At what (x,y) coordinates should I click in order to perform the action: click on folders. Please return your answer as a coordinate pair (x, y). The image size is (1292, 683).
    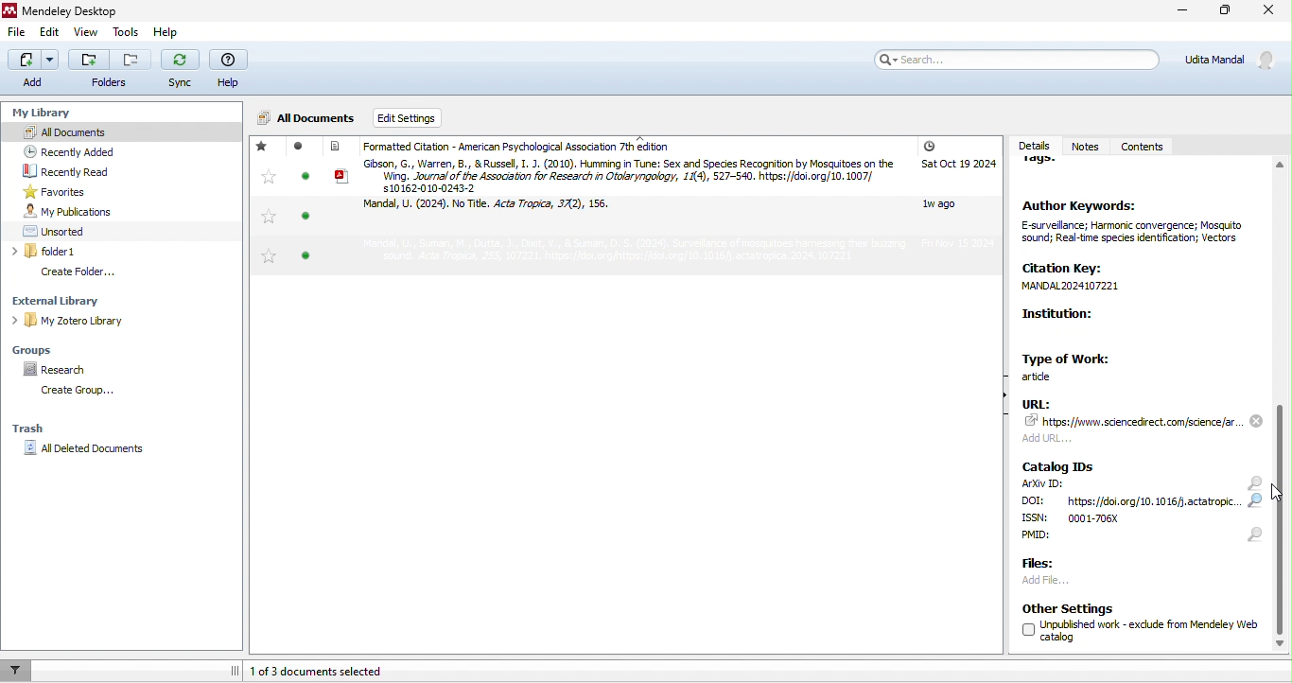
    Looking at the image, I should click on (111, 71).